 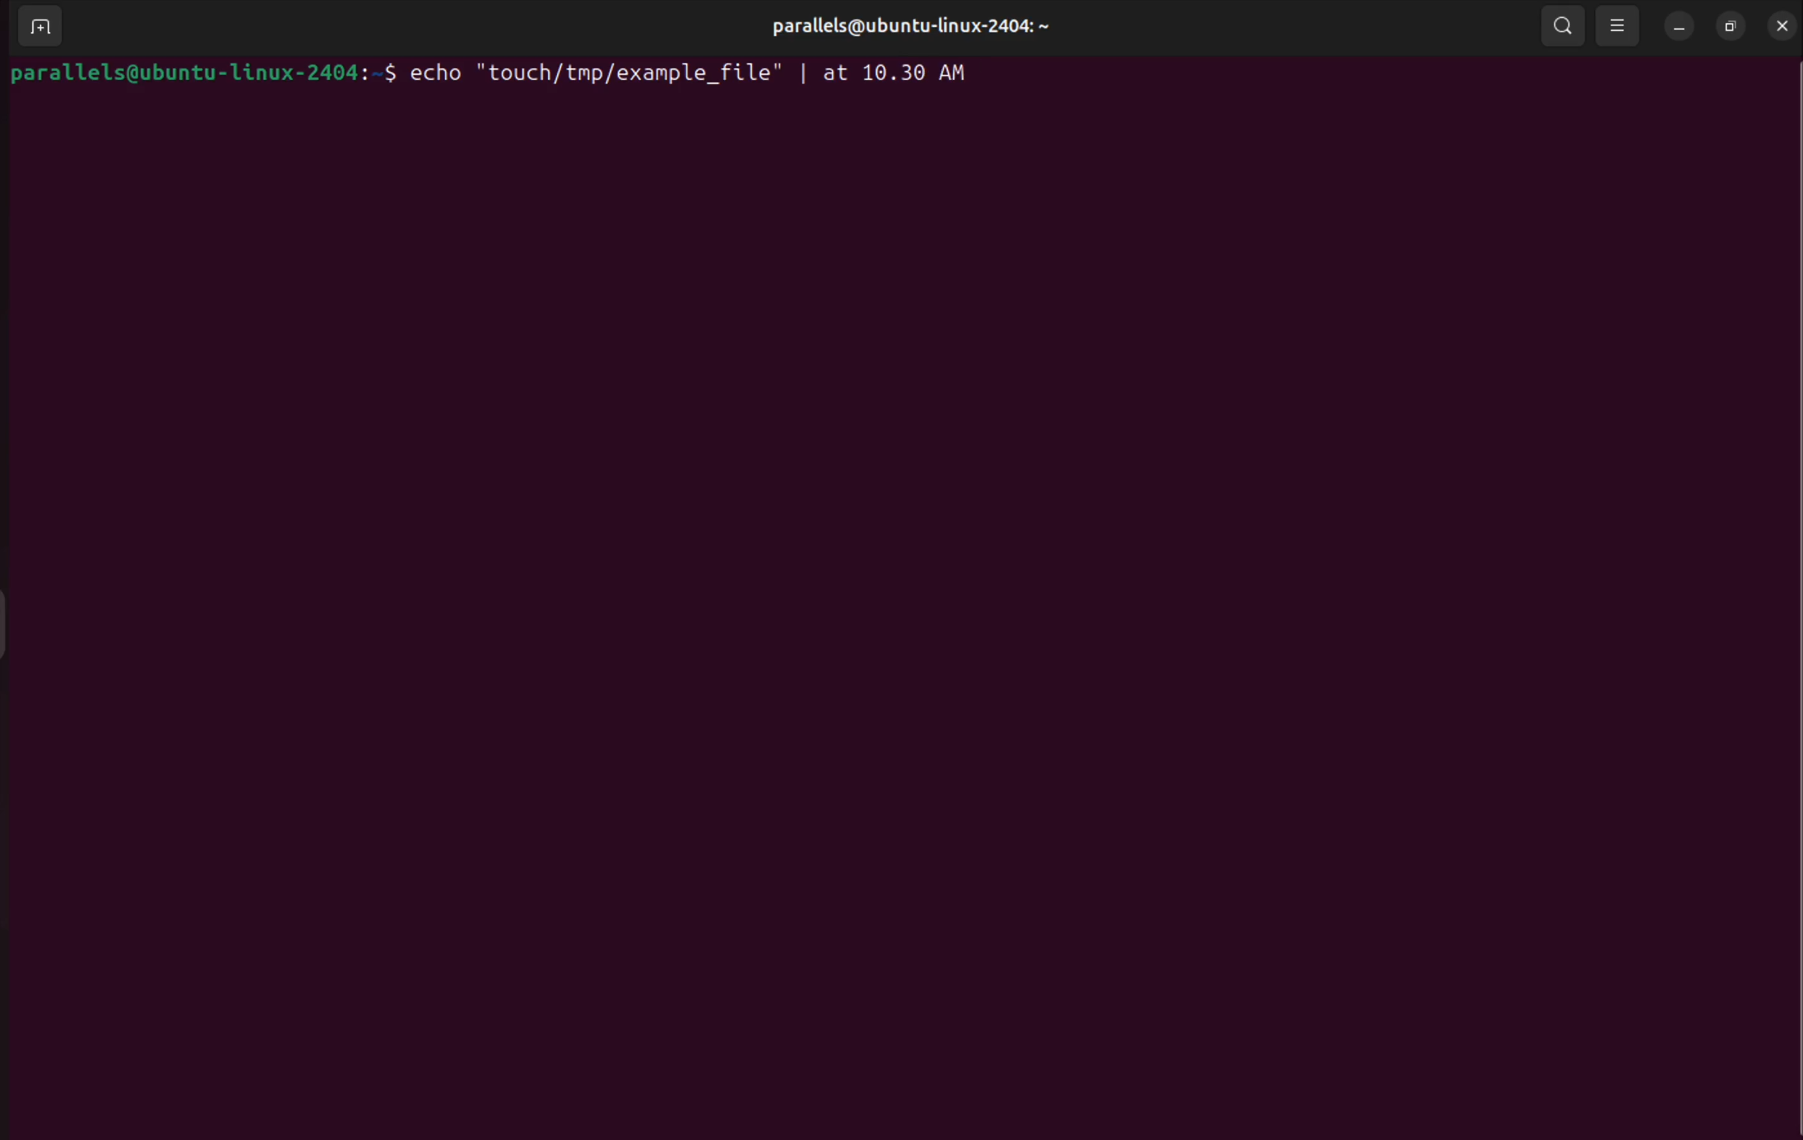 What do you see at coordinates (1621, 28) in the screenshot?
I see `view options` at bounding box center [1621, 28].